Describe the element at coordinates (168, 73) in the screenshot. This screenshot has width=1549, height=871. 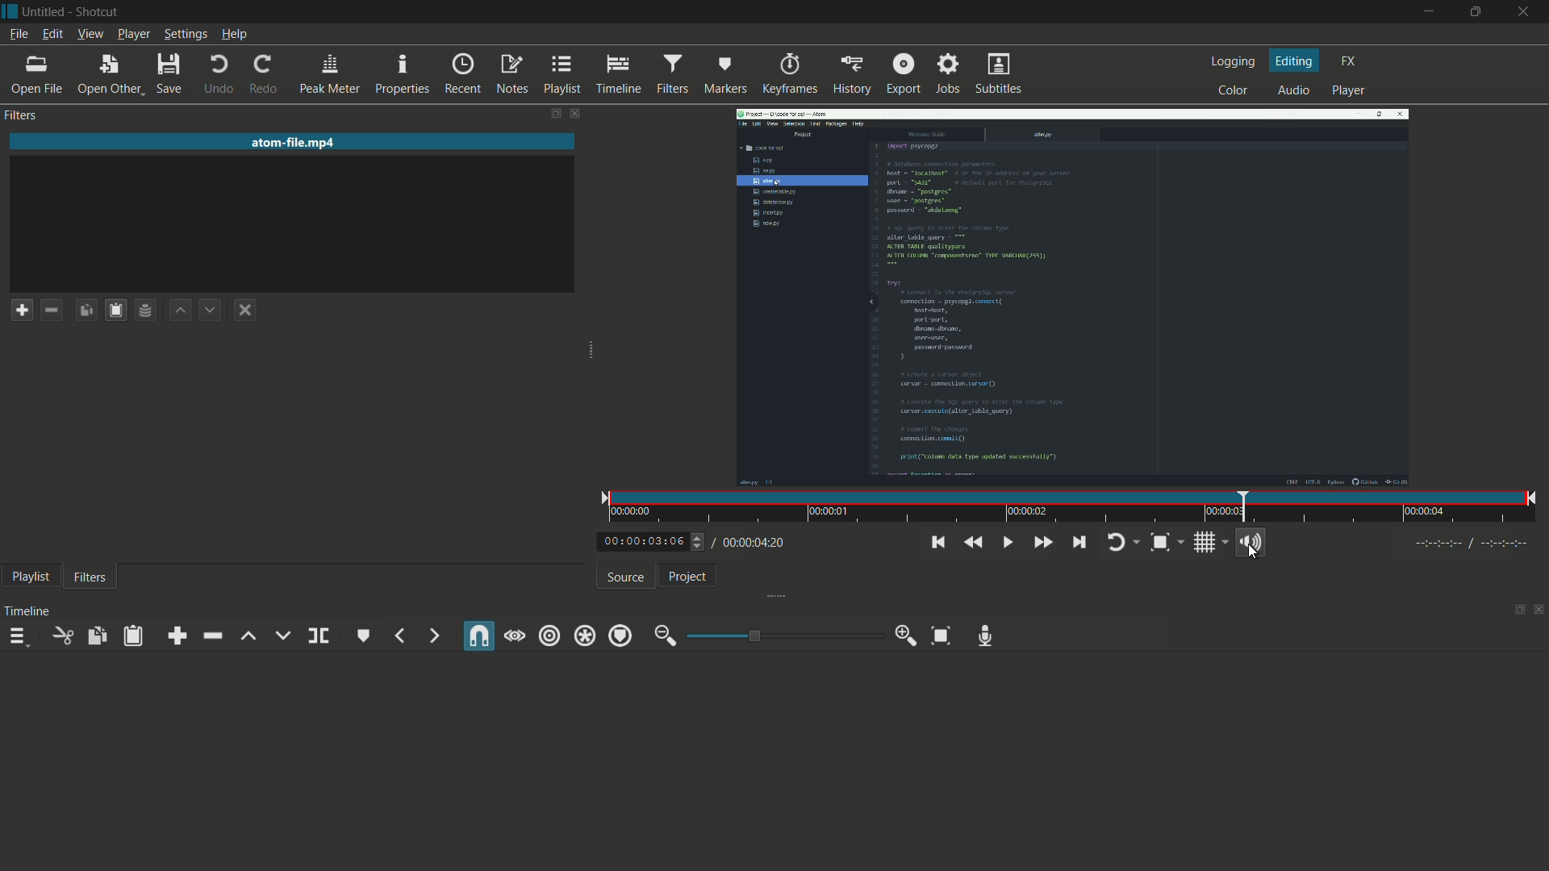
I see `save` at that location.